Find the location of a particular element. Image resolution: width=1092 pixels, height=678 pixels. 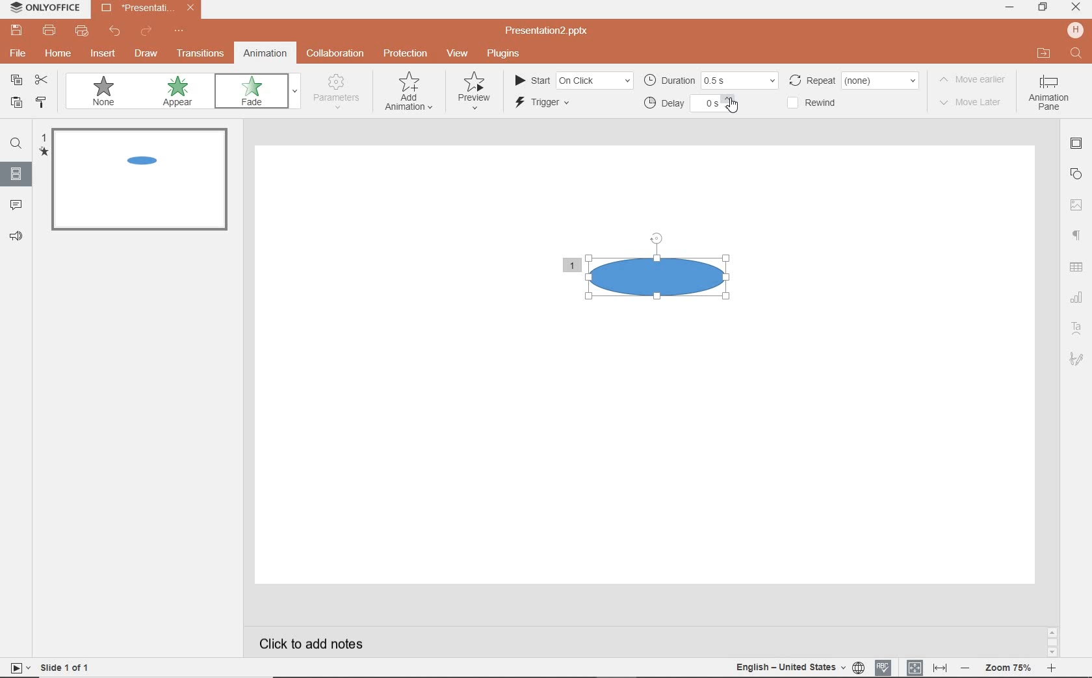

parameters is located at coordinates (336, 92).